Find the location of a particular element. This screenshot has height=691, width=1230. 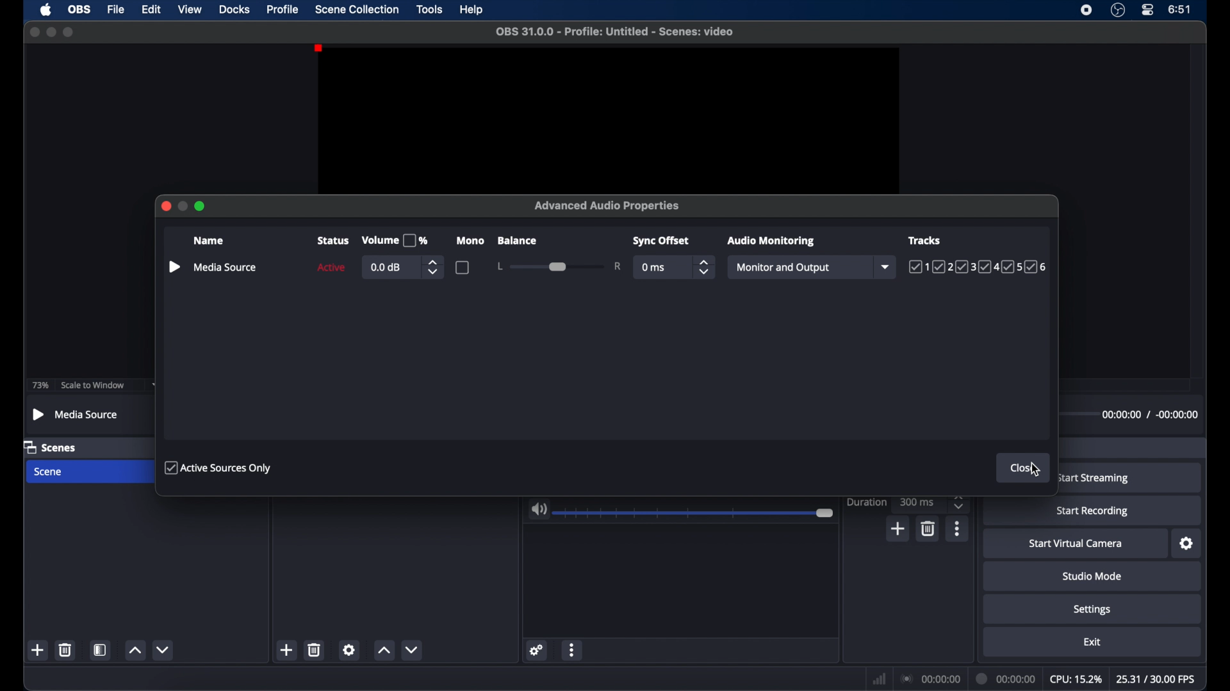

mono is located at coordinates (470, 241).